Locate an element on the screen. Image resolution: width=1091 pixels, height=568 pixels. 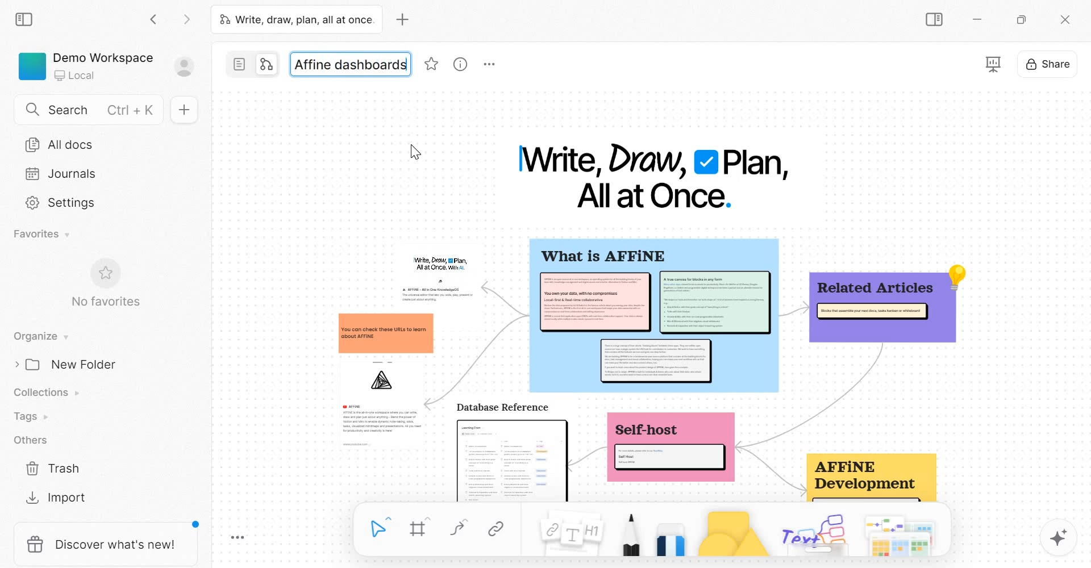
Eraser is located at coordinates (671, 536).